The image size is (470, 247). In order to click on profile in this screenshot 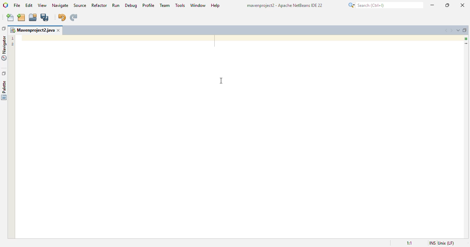, I will do `click(149, 5)`.